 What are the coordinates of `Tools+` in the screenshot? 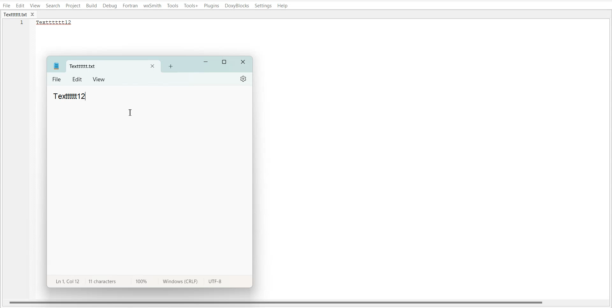 It's located at (191, 6).